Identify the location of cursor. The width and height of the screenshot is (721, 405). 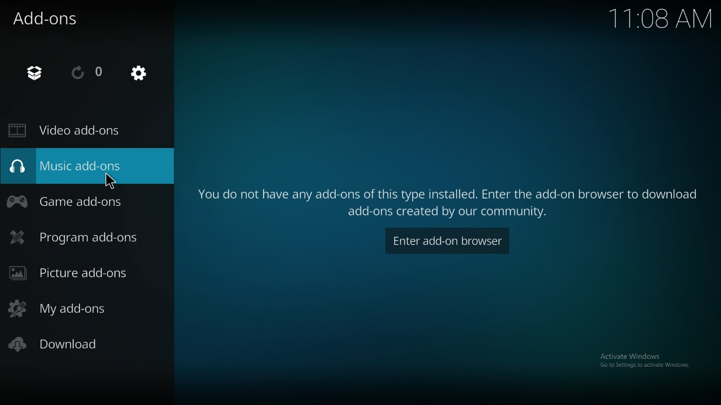
(111, 181).